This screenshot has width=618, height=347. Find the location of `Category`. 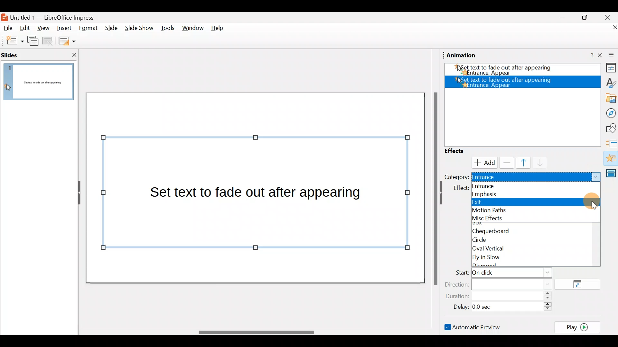

Category is located at coordinates (456, 177).